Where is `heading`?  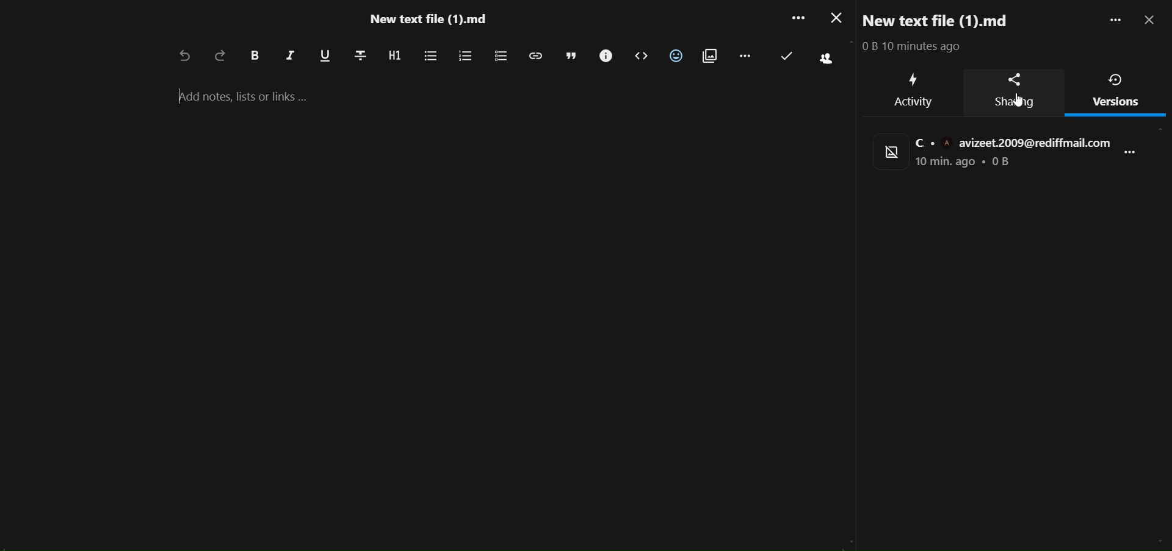
heading is located at coordinates (394, 56).